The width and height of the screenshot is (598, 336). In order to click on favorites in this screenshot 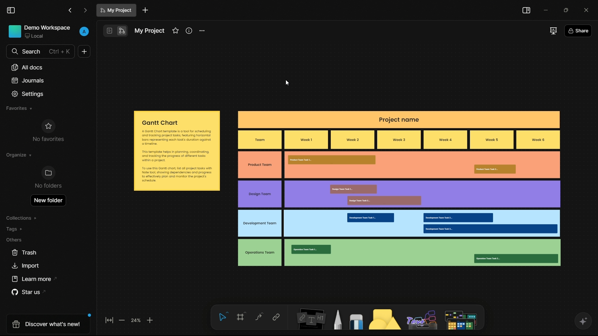, I will do `click(19, 109)`.